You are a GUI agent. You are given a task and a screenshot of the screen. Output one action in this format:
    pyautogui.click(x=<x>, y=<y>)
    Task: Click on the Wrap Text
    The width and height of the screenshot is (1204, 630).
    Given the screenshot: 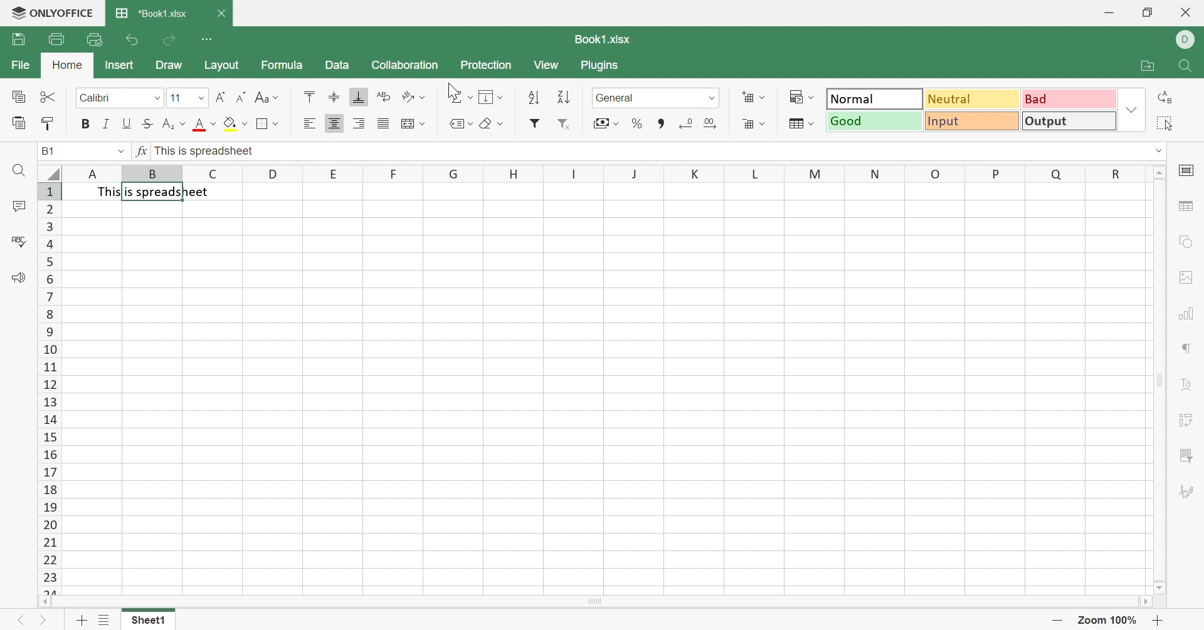 What is the action you would take?
    pyautogui.click(x=383, y=95)
    